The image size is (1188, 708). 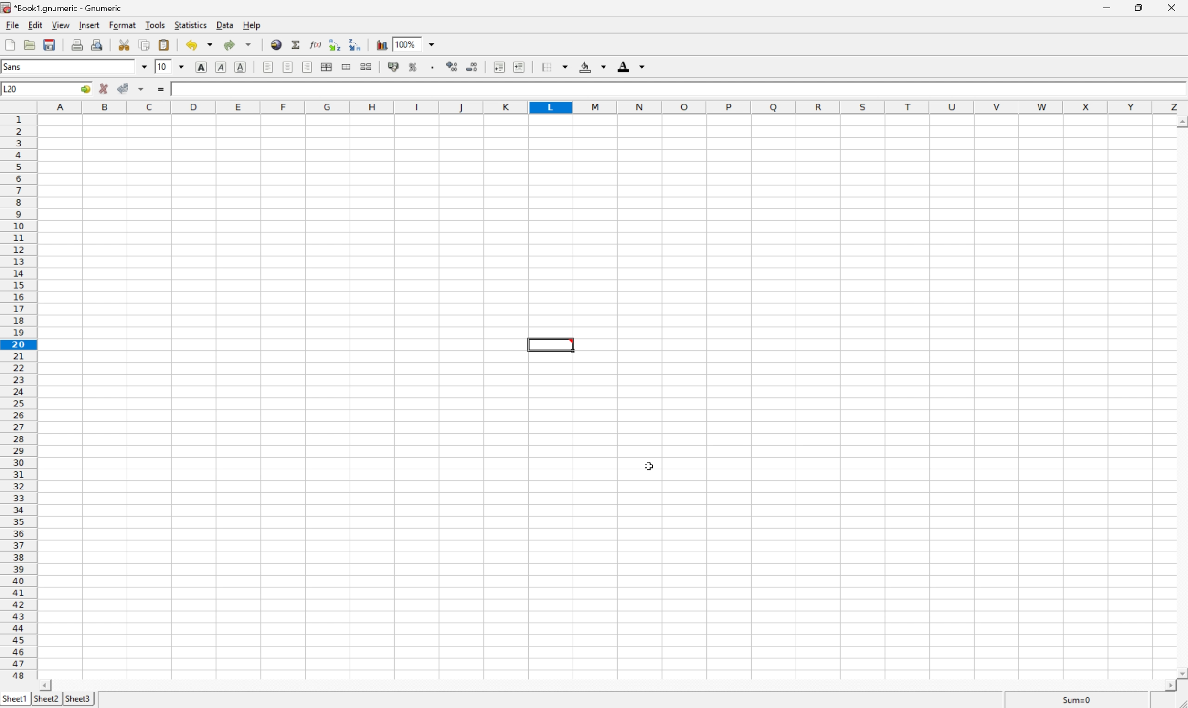 What do you see at coordinates (77, 44) in the screenshot?
I see `Print current file` at bounding box center [77, 44].